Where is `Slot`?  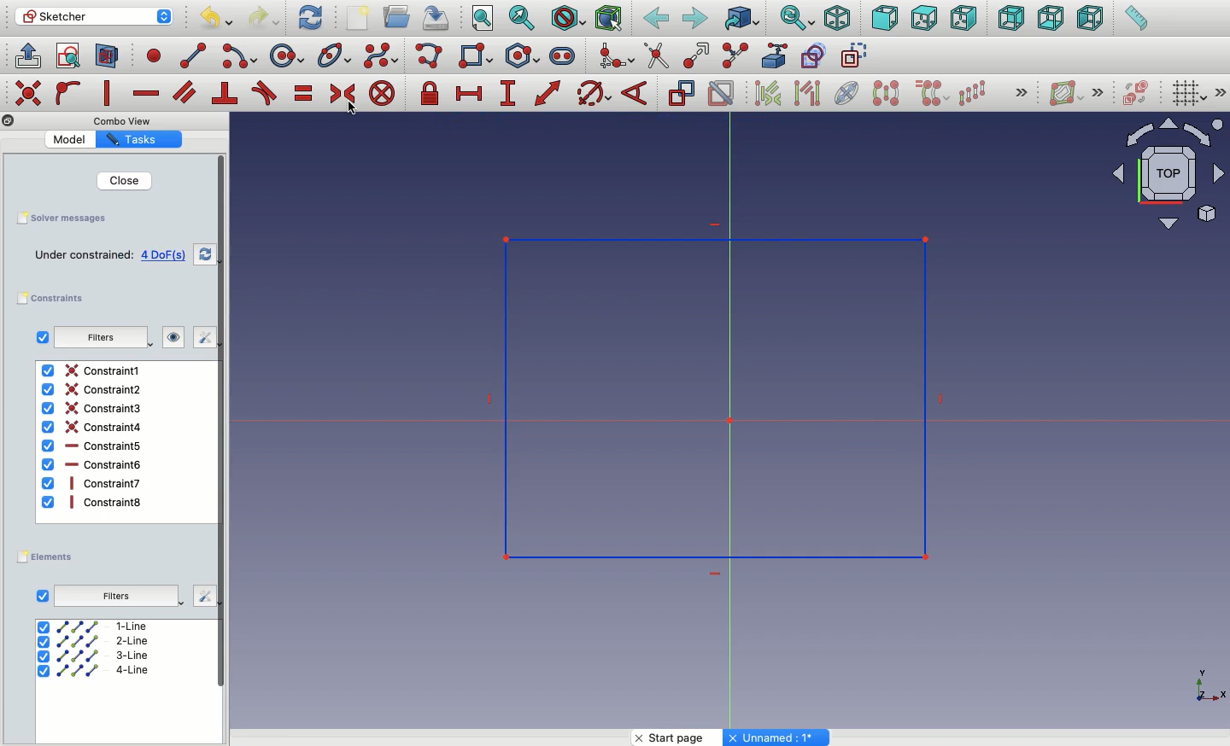
Slot is located at coordinates (564, 55).